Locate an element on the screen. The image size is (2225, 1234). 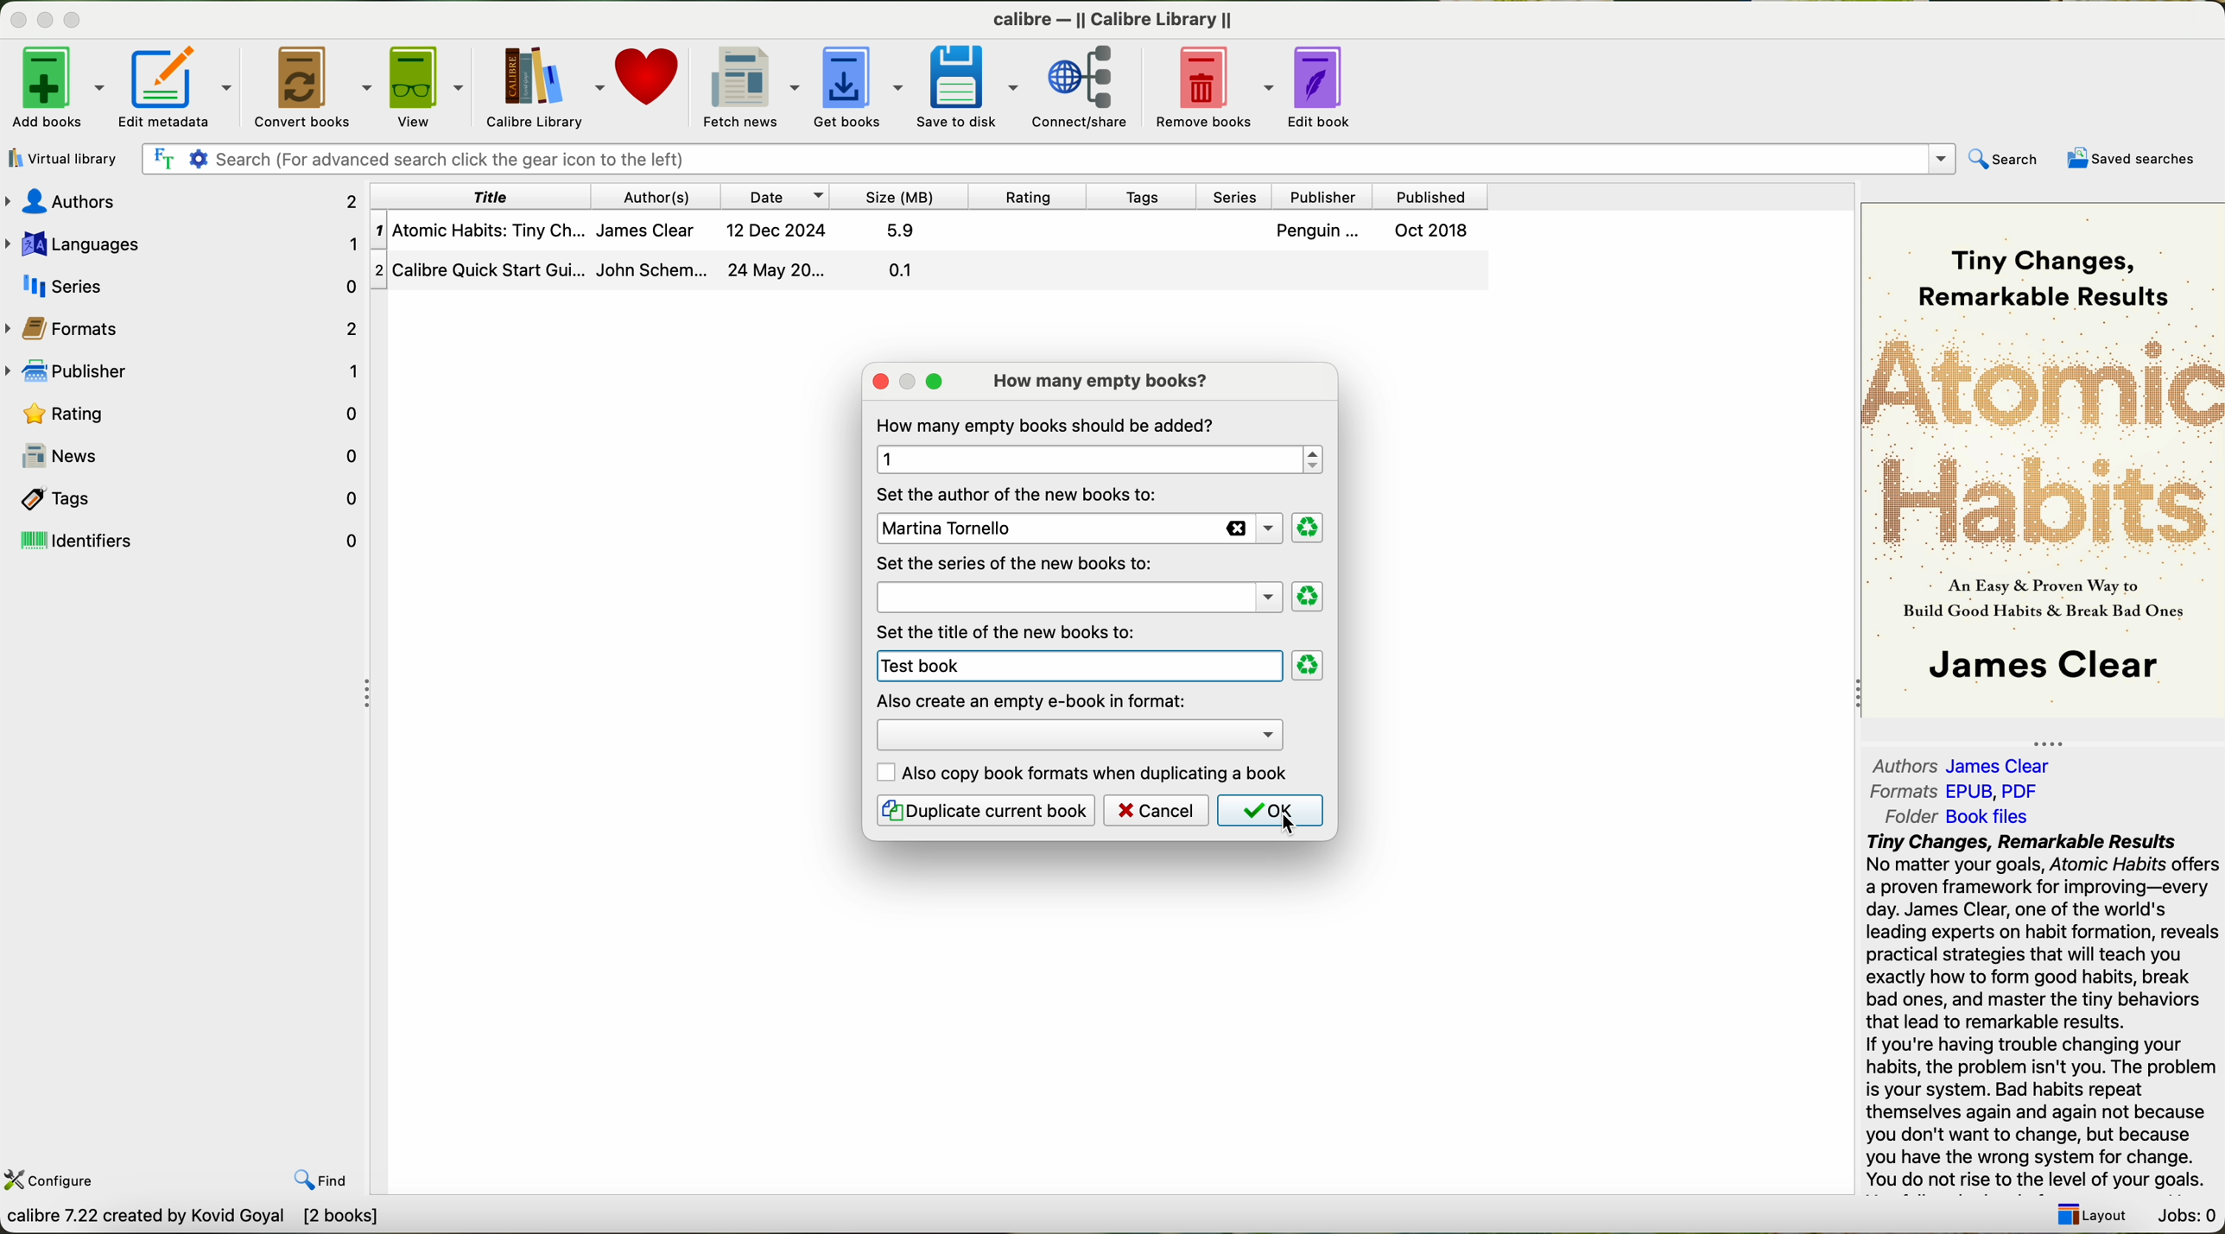
formats is located at coordinates (1956, 791).